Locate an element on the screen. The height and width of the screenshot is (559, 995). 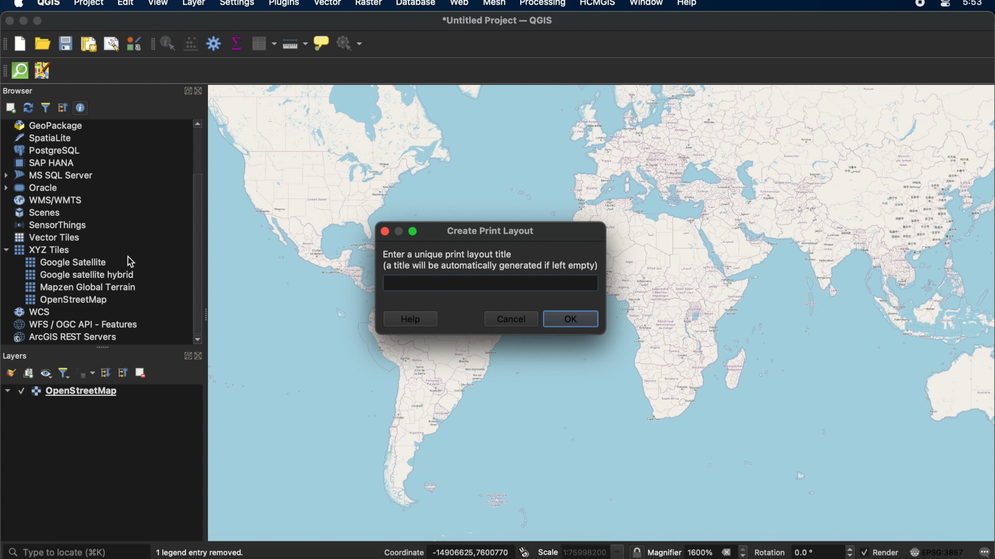
more is located at coordinates (102, 349).